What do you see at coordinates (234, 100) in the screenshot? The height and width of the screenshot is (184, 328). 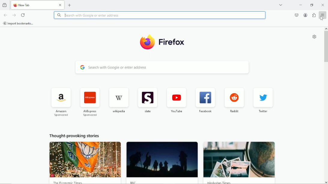 I see `reddit` at bounding box center [234, 100].